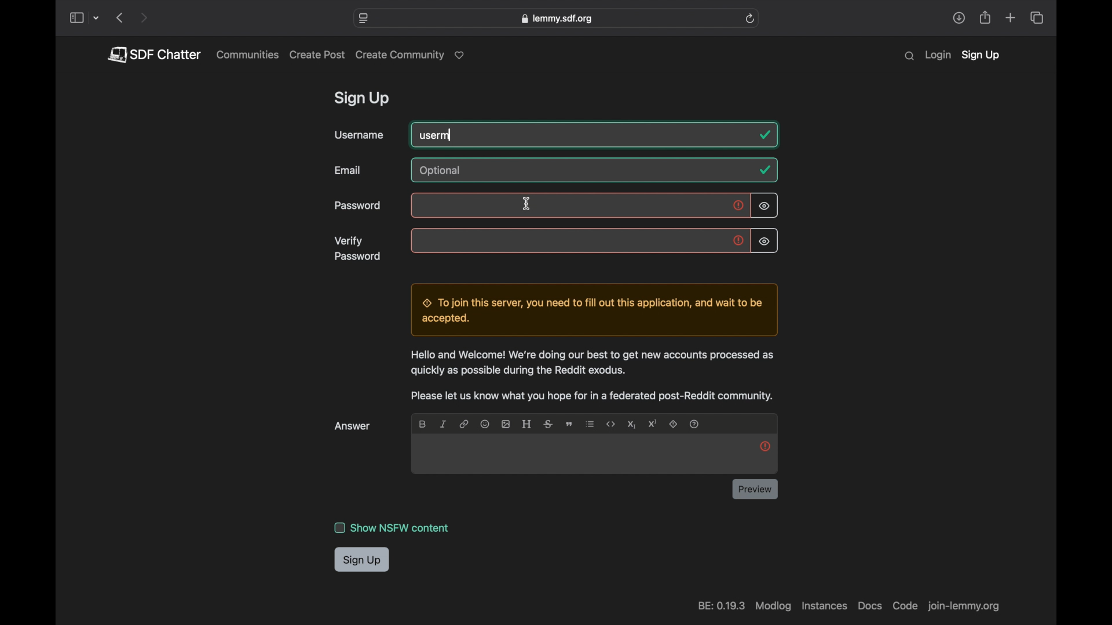 The width and height of the screenshot is (1112, 625). What do you see at coordinates (981, 56) in the screenshot?
I see `sign up` at bounding box center [981, 56].